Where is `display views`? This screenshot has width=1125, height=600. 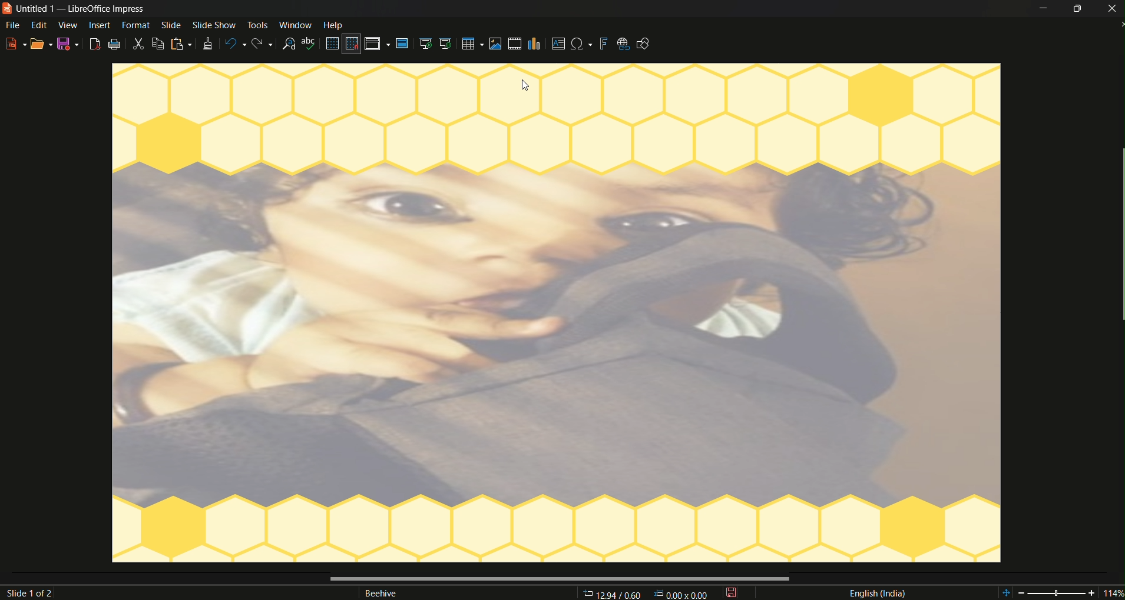
display views is located at coordinates (378, 44).